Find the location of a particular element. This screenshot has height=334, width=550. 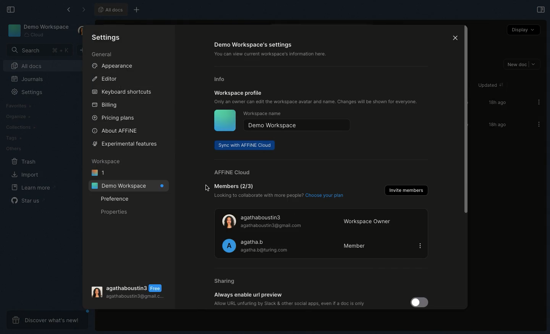

Close is located at coordinates (455, 38).